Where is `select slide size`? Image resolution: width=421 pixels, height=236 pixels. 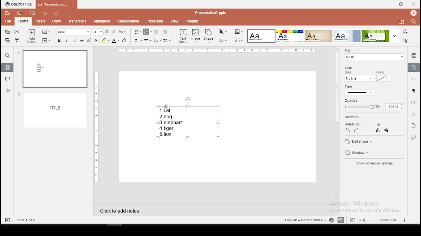
select slide size is located at coordinates (239, 40).